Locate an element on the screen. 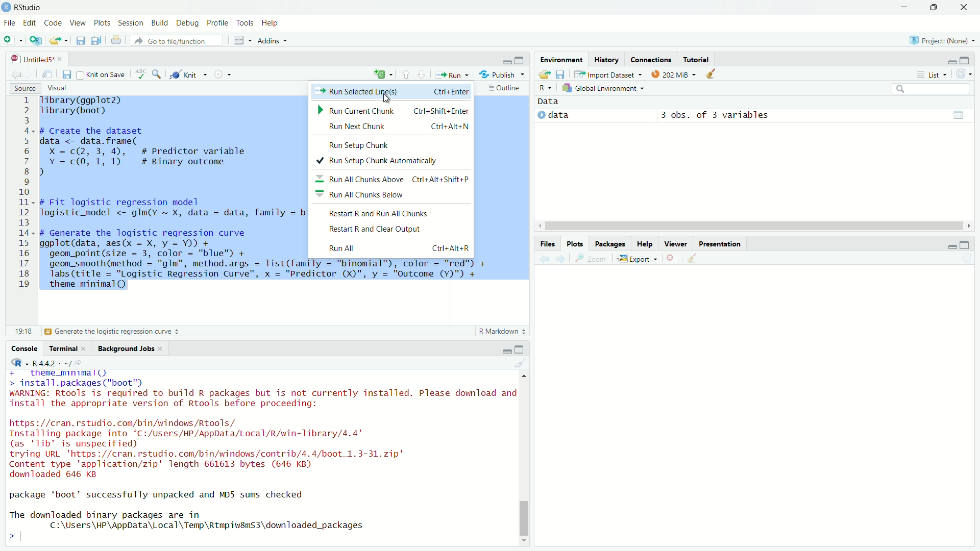  Help is located at coordinates (271, 22).